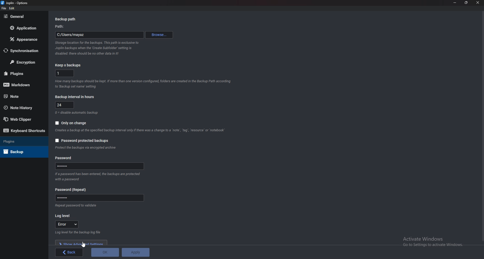 This screenshot has height=259, width=484. I want to click on Keyboard shortcuts, so click(24, 130).